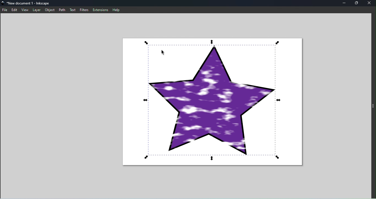 Image resolution: width=376 pixels, height=199 pixels. What do you see at coordinates (163, 52) in the screenshot?
I see `Cursor` at bounding box center [163, 52].